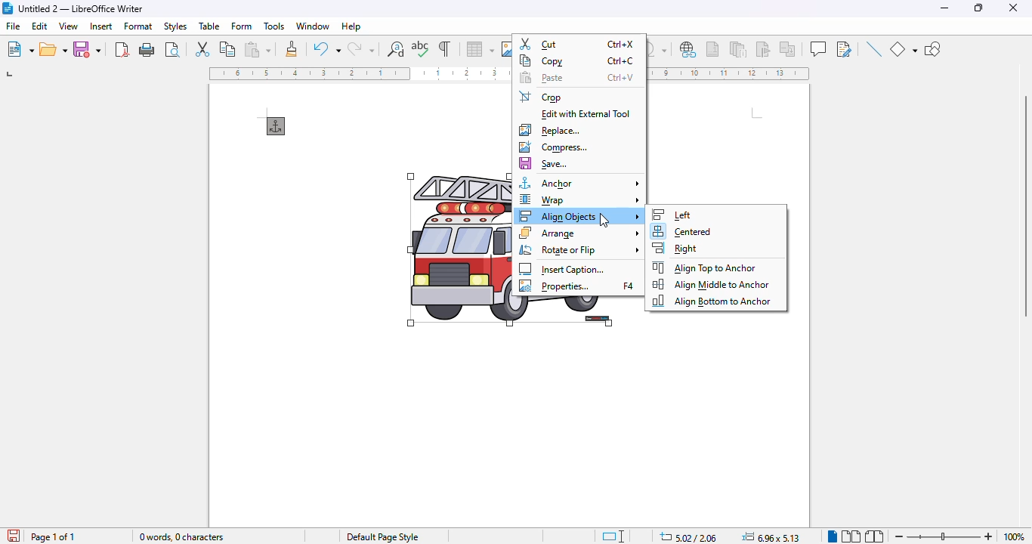 The width and height of the screenshot is (1032, 544). Describe the element at coordinates (183, 536) in the screenshot. I see `word and character count` at that location.